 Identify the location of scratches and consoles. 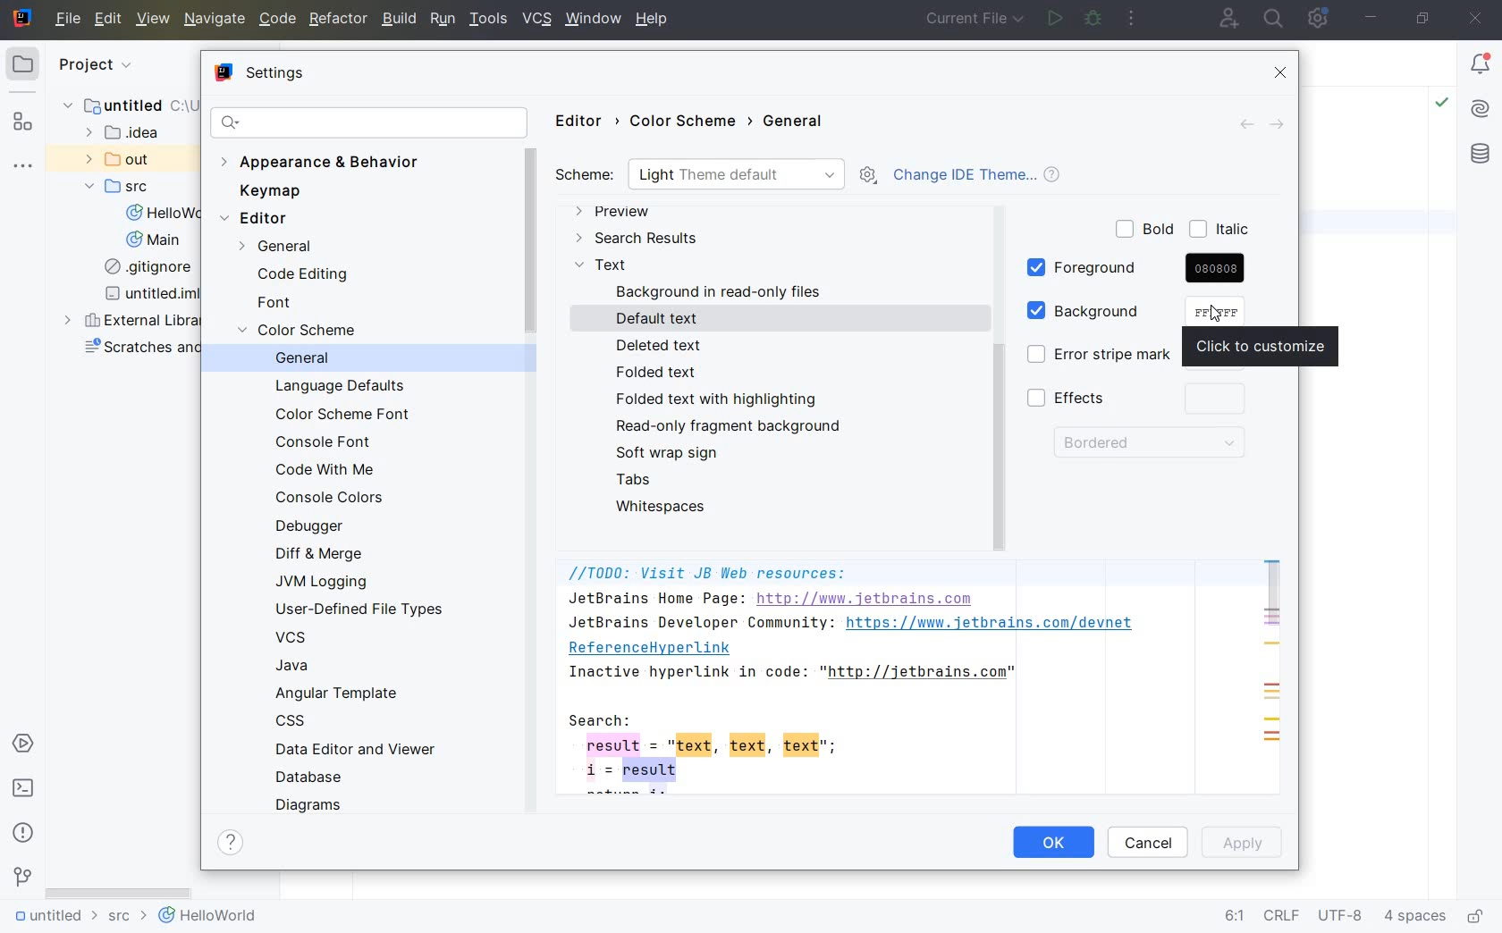
(141, 350).